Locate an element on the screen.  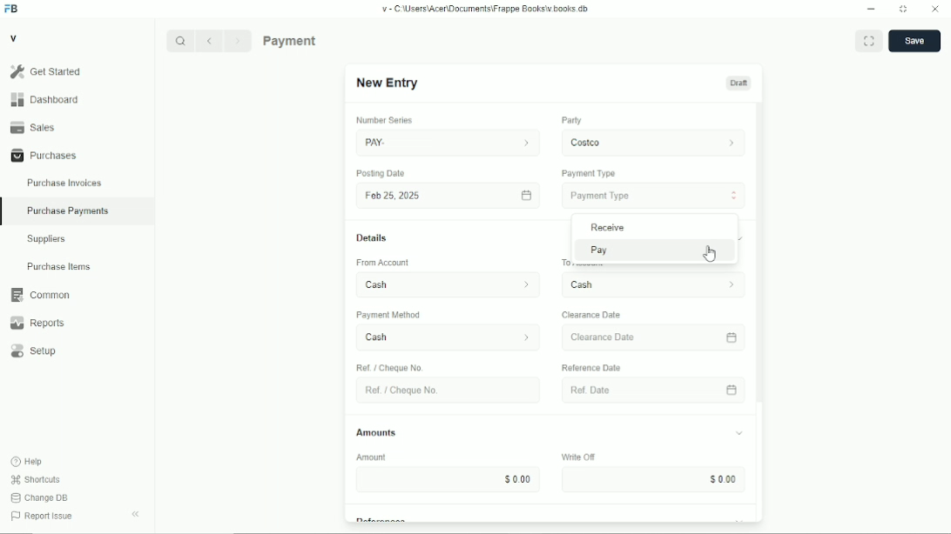
Receive is located at coordinates (652, 227).